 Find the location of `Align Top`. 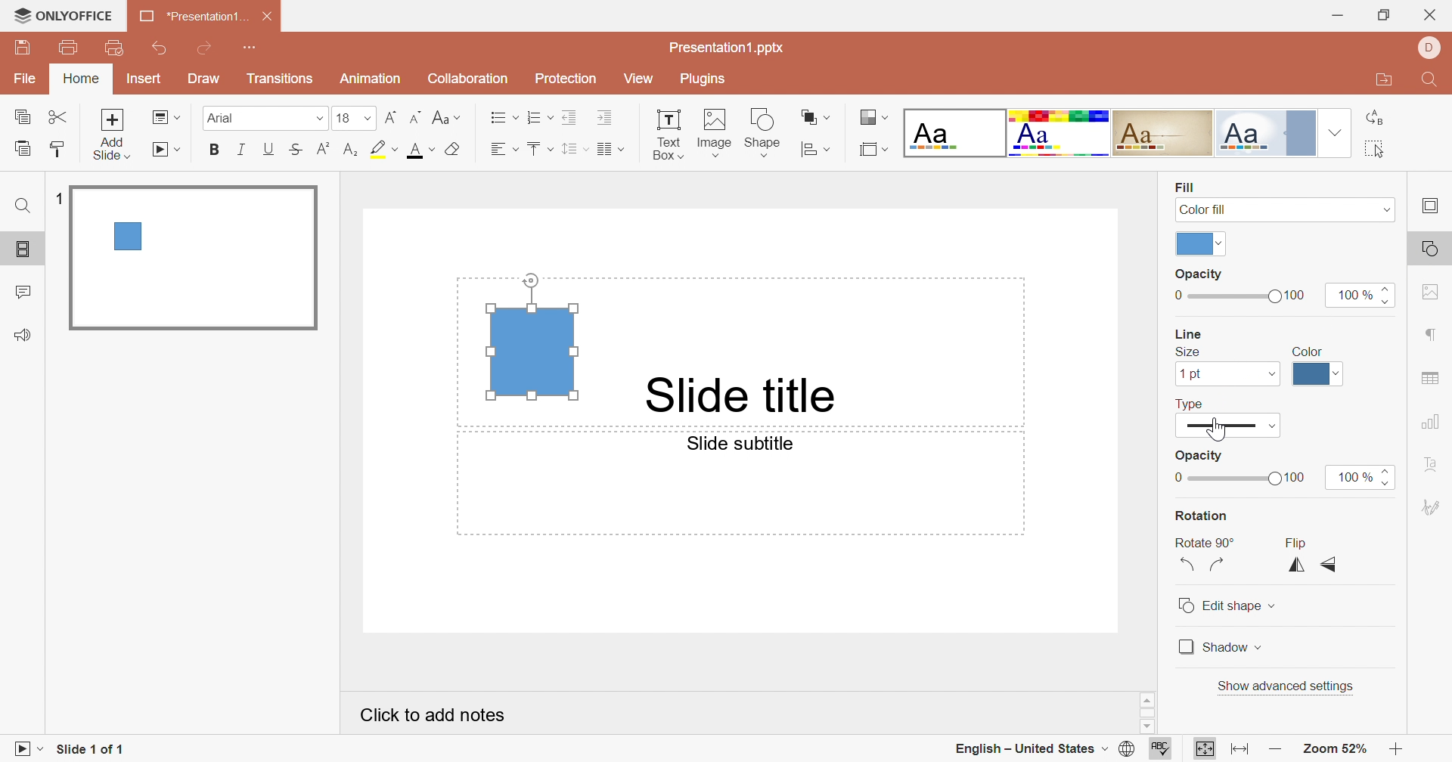

Align Top is located at coordinates (538, 149).